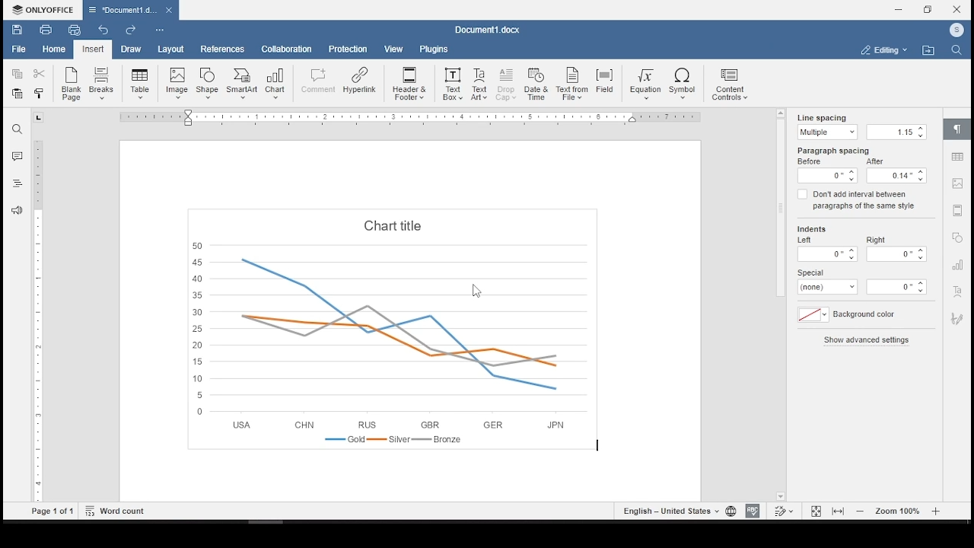  Describe the element at coordinates (132, 49) in the screenshot. I see `draw` at that location.